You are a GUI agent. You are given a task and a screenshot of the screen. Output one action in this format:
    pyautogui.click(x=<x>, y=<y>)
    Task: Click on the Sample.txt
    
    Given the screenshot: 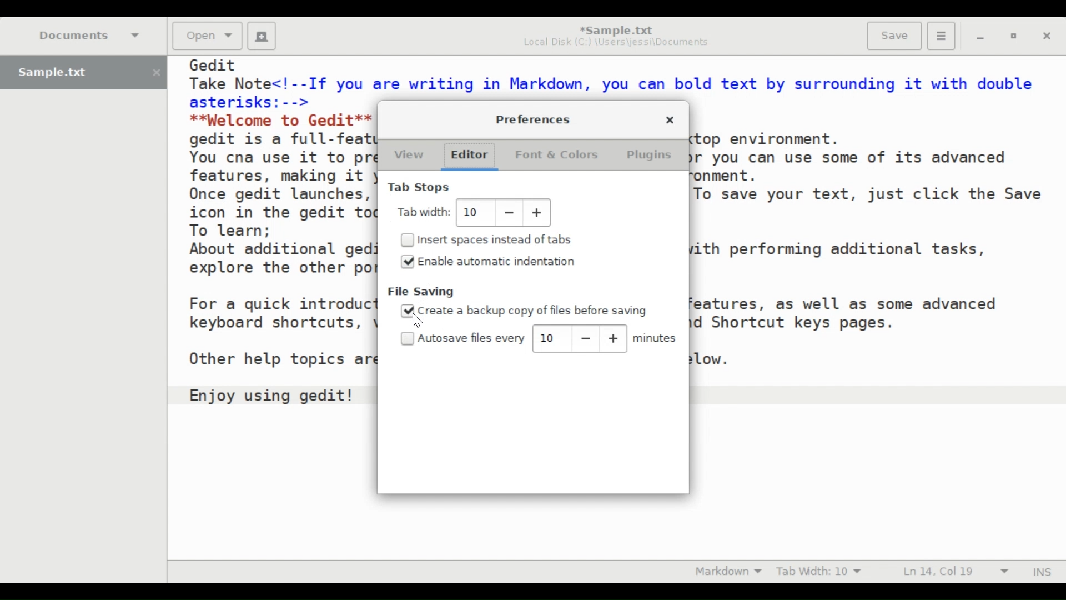 What is the action you would take?
    pyautogui.click(x=83, y=73)
    